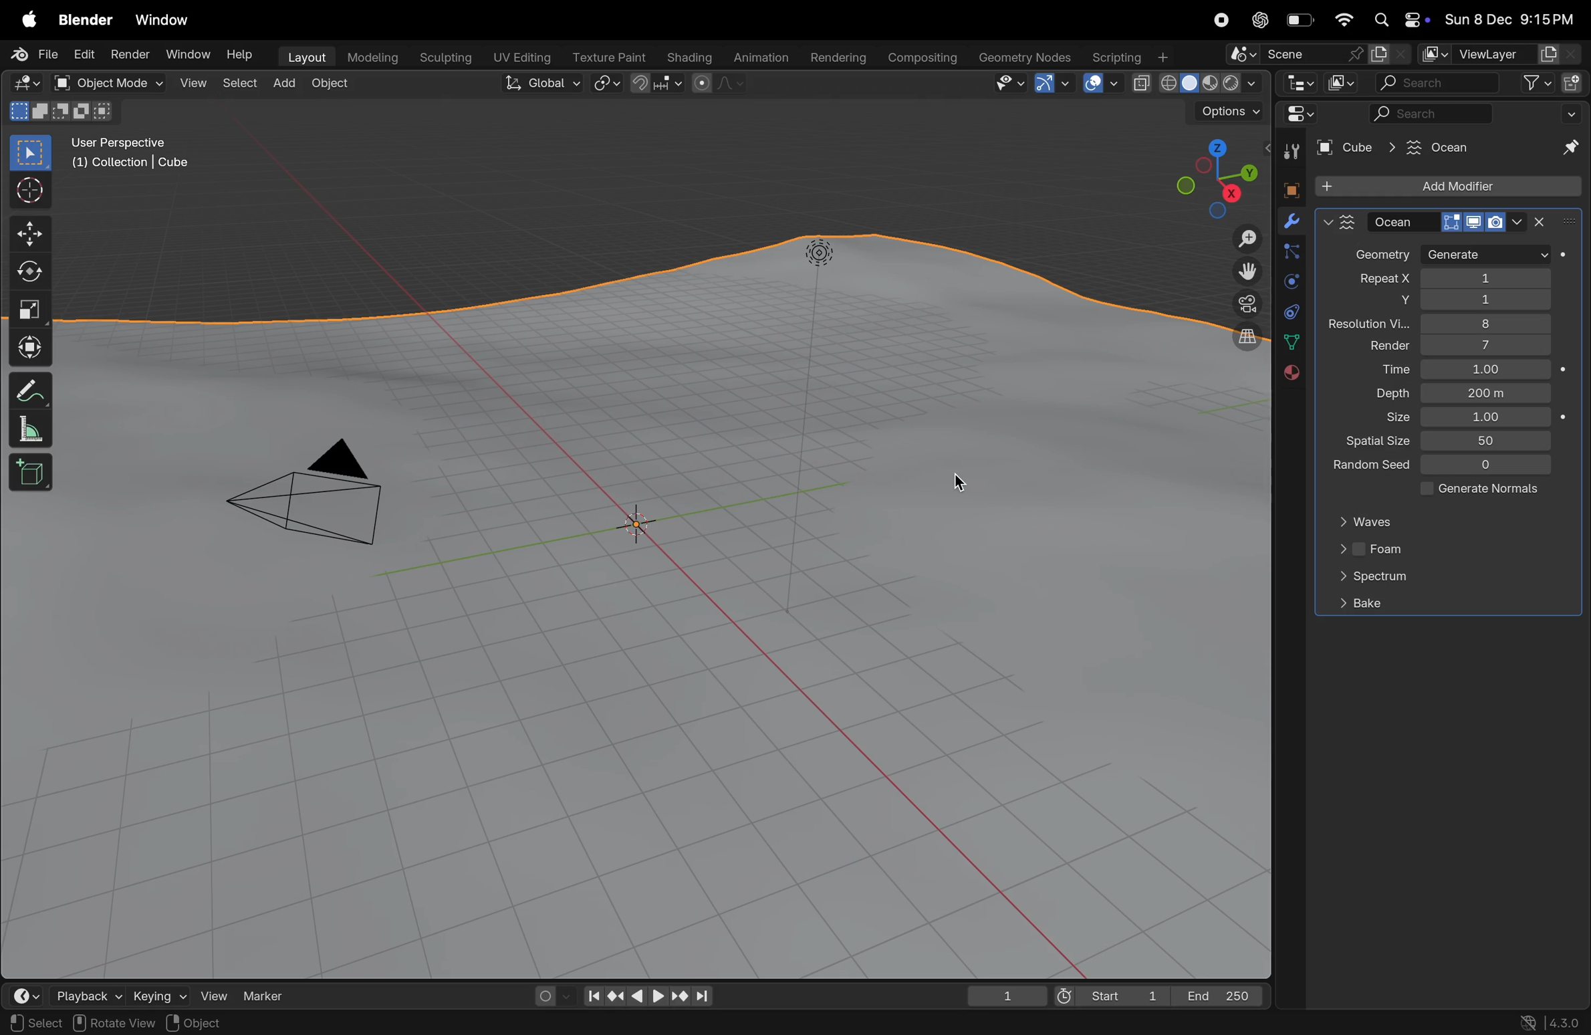 This screenshot has height=1035, width=1591. I want to click on modes, so click(61, 111).